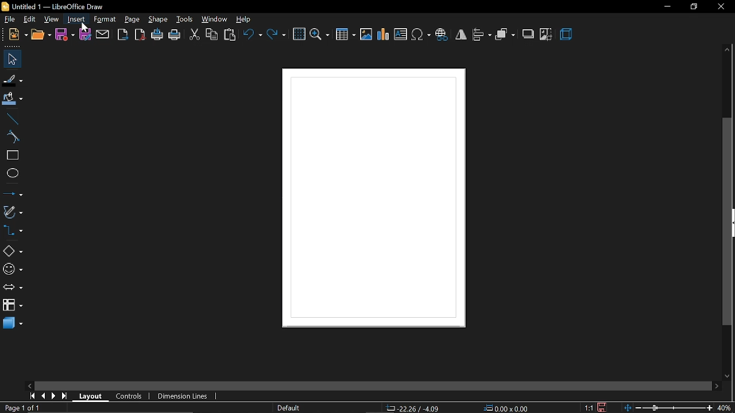 This screenshot has height=413, width=735. I want to click on save as, so click(86, 34).